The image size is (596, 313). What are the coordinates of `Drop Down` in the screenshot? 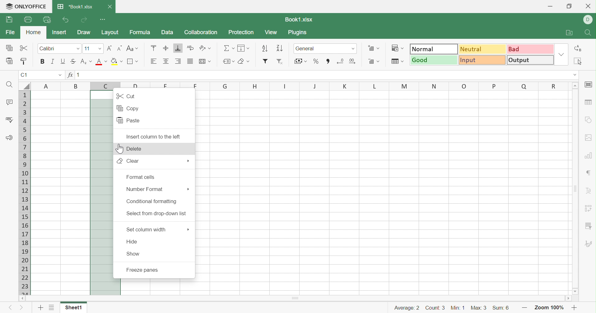 It's located at (379, 61).